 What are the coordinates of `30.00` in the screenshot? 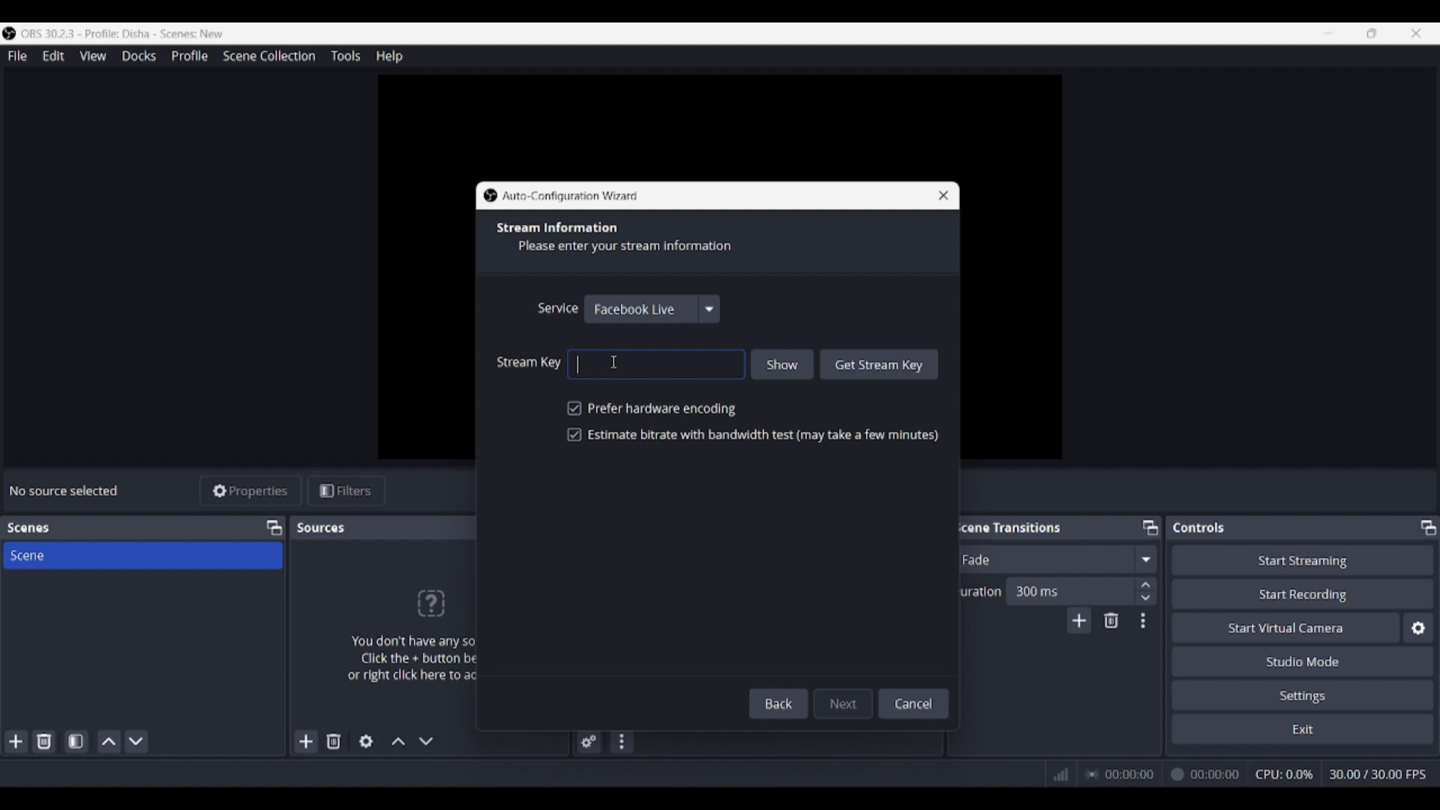 It's located at (1378, 773).